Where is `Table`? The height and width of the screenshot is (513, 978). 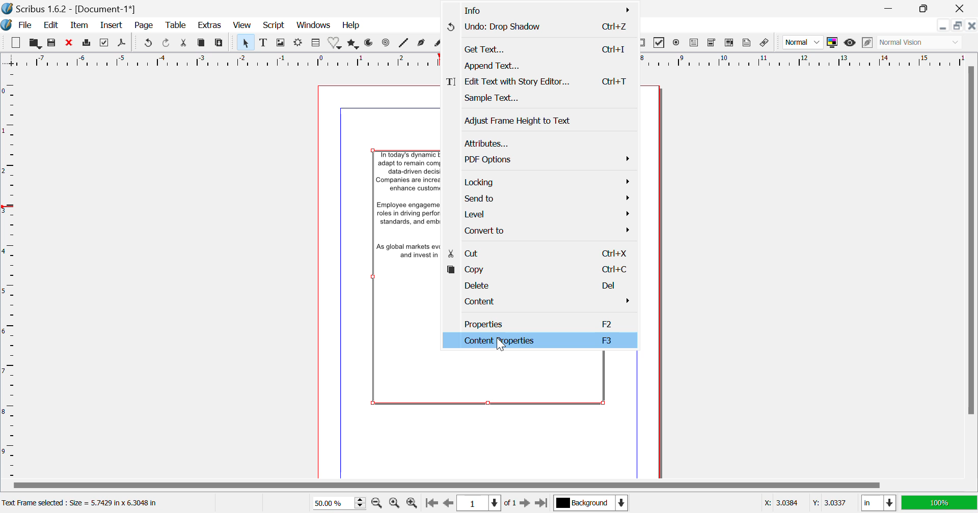 Table is located at coordinates (316, 43).